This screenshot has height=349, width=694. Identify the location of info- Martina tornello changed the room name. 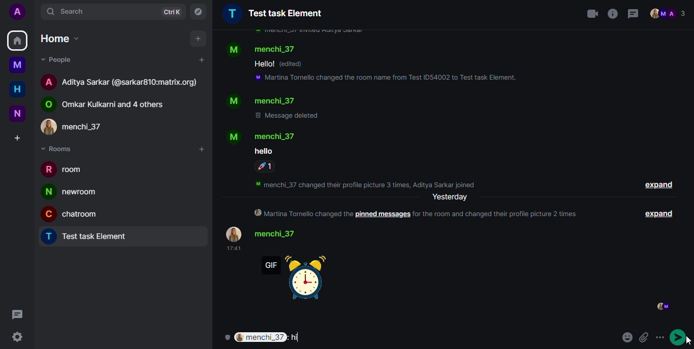
(385, 78).